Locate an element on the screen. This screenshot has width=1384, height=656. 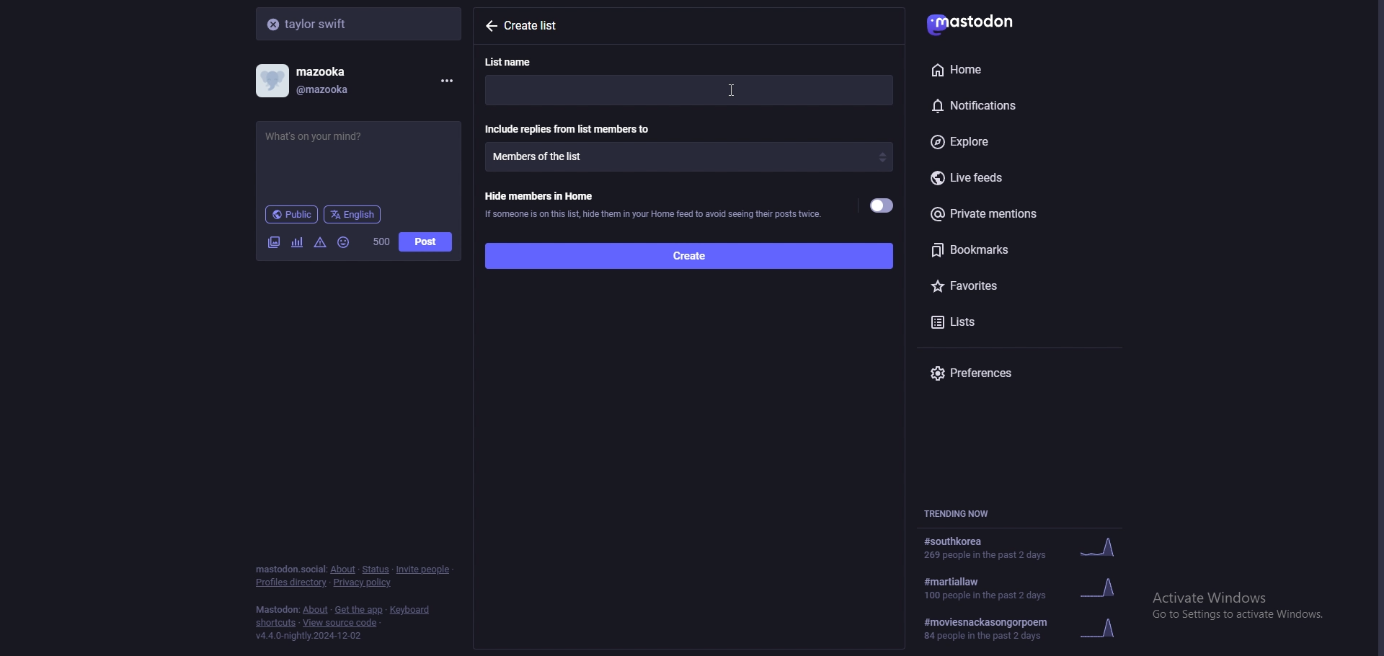
trending now is located at coordinates (964, 513).